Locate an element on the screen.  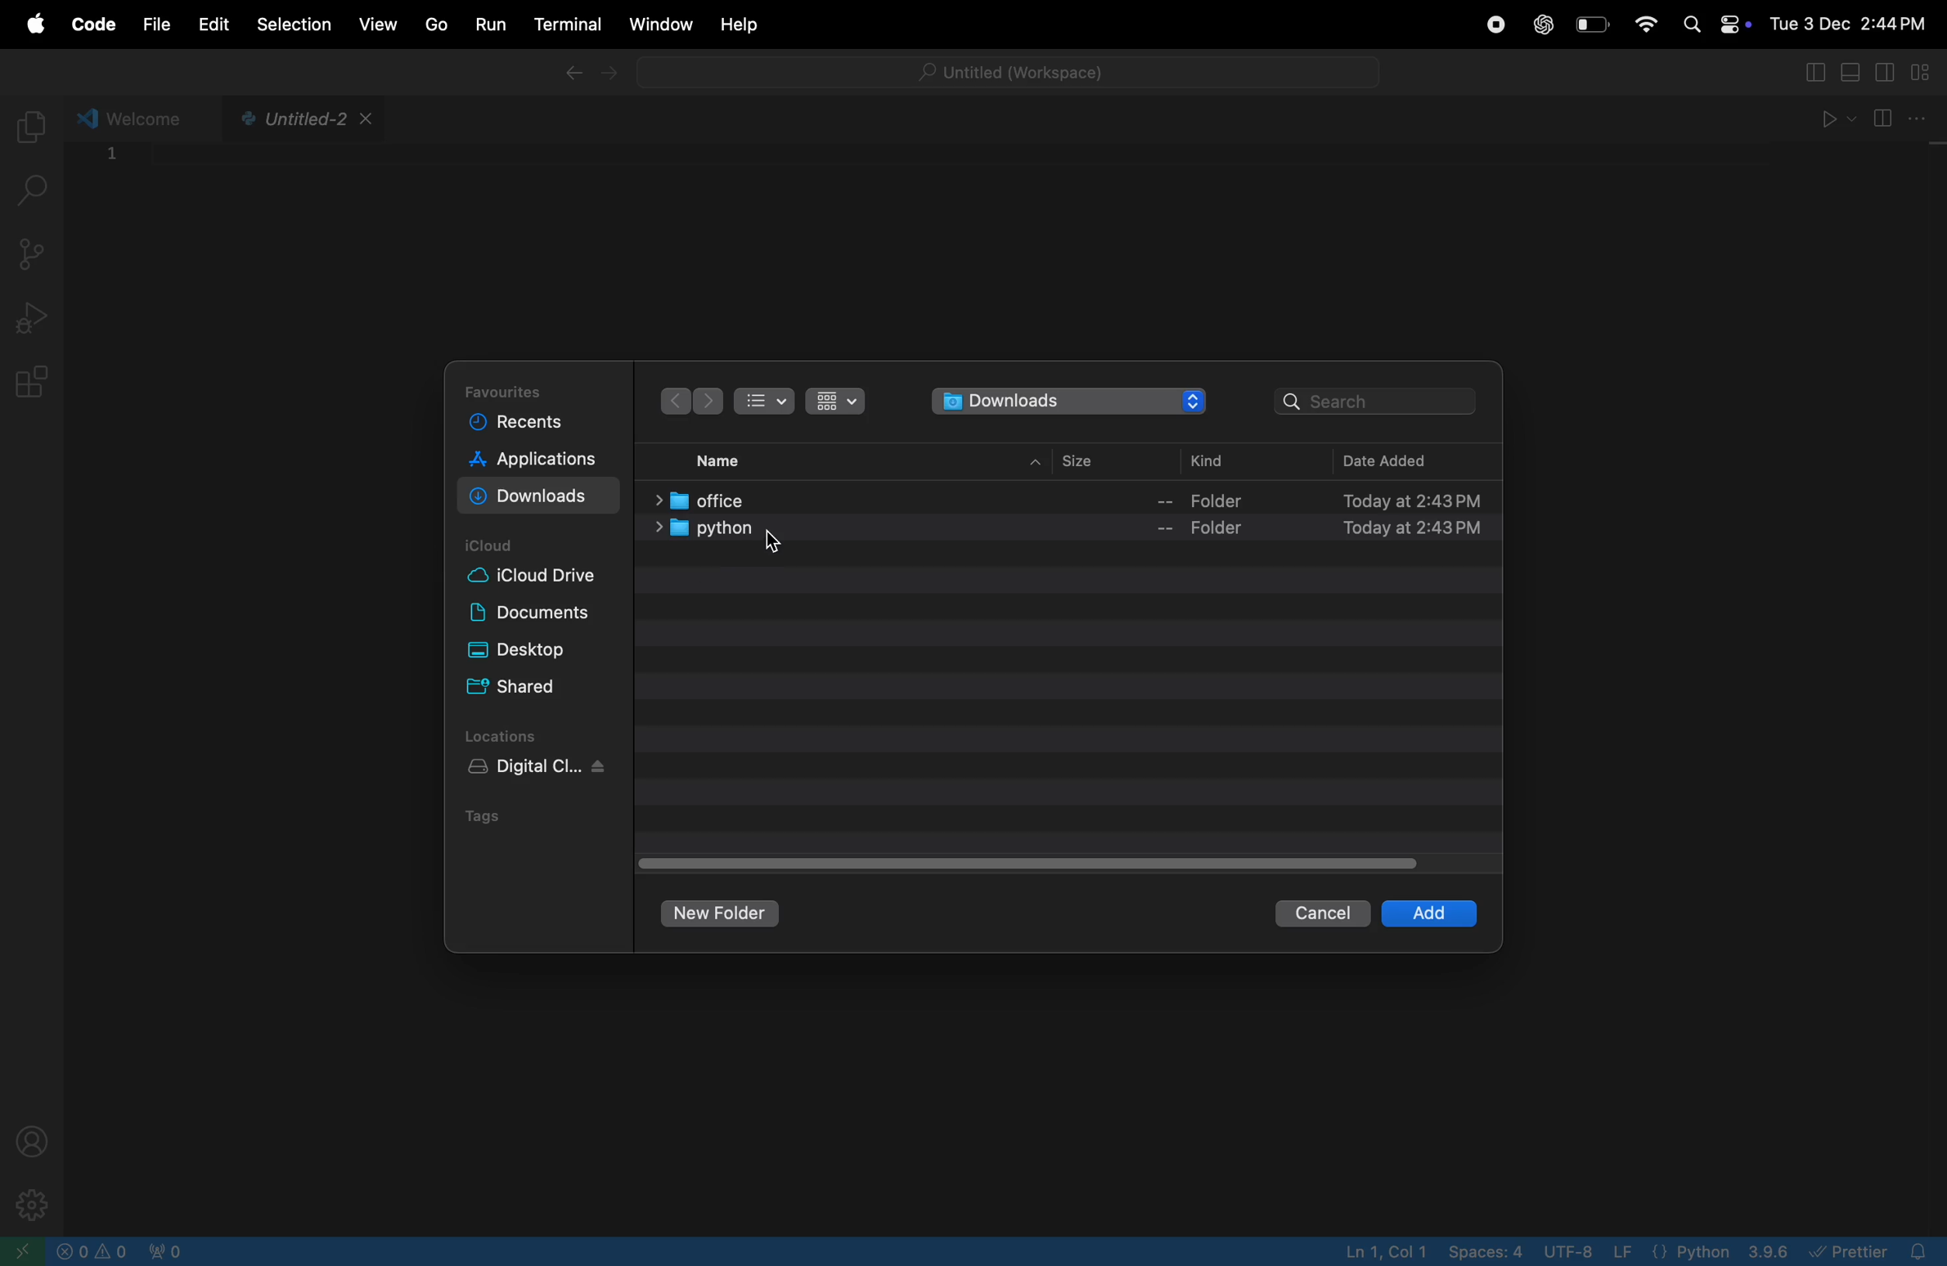
recents is located at coordinates (533, 424).